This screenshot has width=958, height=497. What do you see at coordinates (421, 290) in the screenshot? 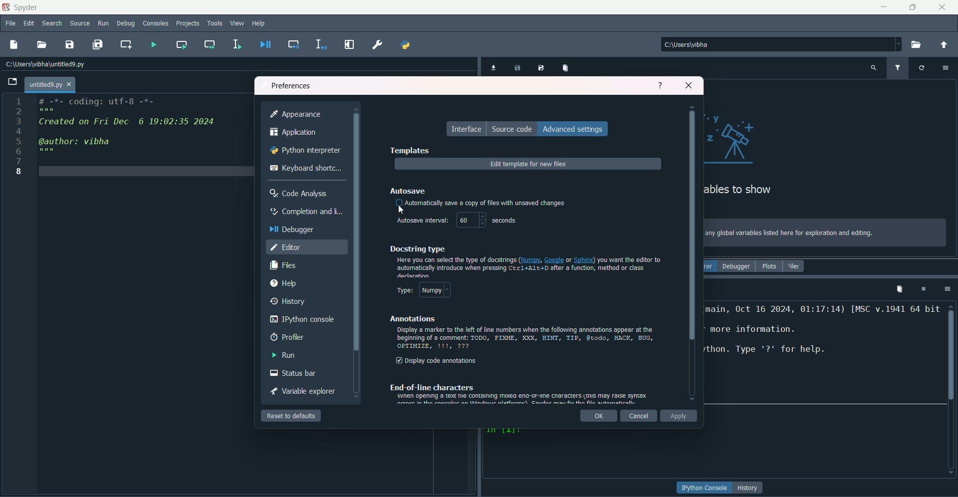
I see `type` at bounding box center [421, 290].